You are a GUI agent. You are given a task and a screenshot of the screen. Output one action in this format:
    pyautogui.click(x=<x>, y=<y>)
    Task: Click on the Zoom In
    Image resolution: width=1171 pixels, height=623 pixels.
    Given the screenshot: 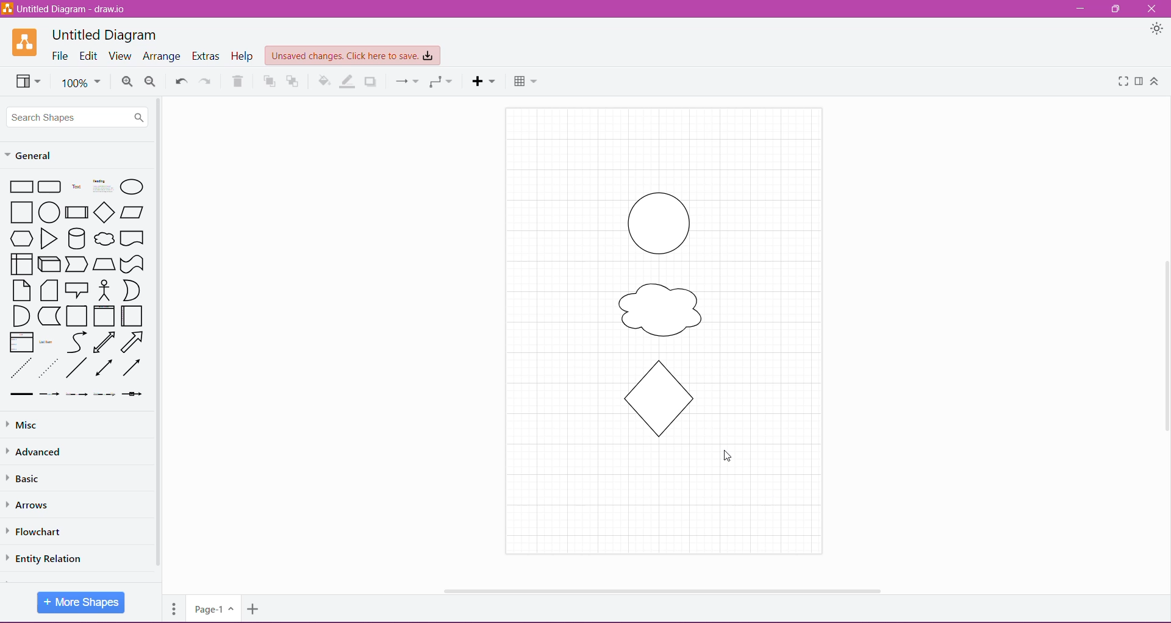 What is the action you would take?
    pyautogui.click(x=127, y=82)
    